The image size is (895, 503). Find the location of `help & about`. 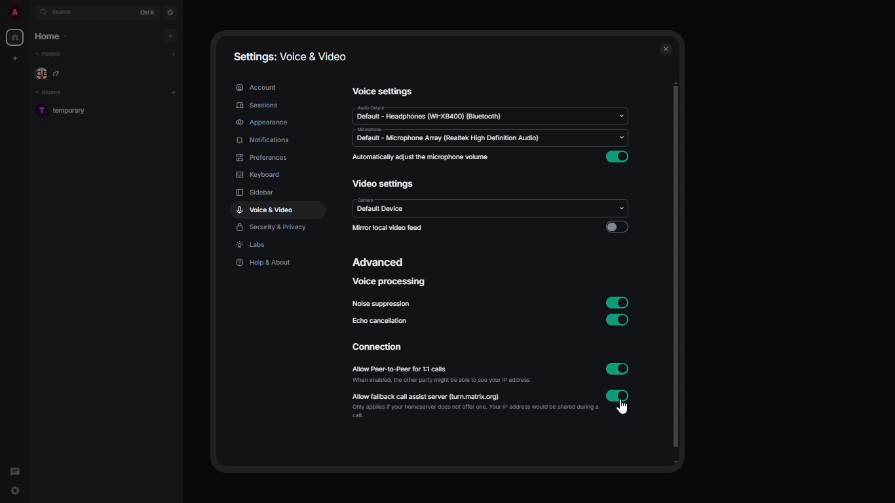

help & about is located at coordinates (265, 263).